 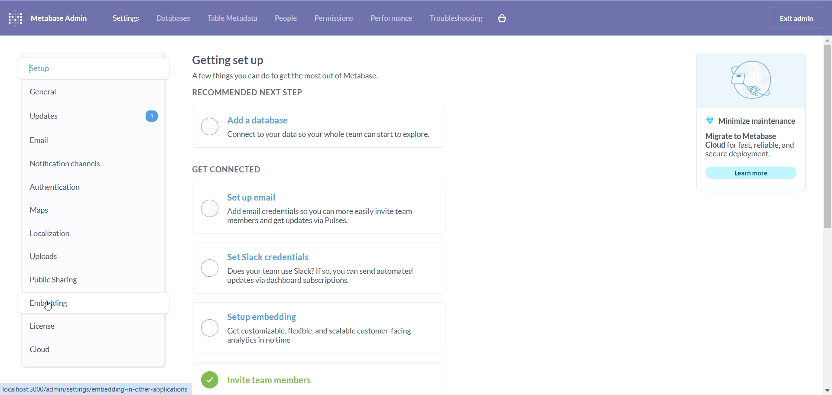 What do you see at coordinates (92, 119) in the screenshot?
I see `updates` at bounding box center [92, 119].